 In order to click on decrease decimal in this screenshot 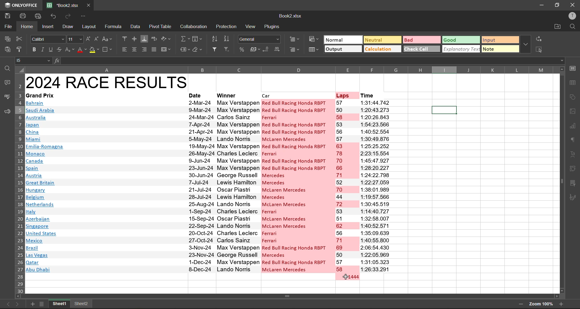, I will do `click(266, 49)`.